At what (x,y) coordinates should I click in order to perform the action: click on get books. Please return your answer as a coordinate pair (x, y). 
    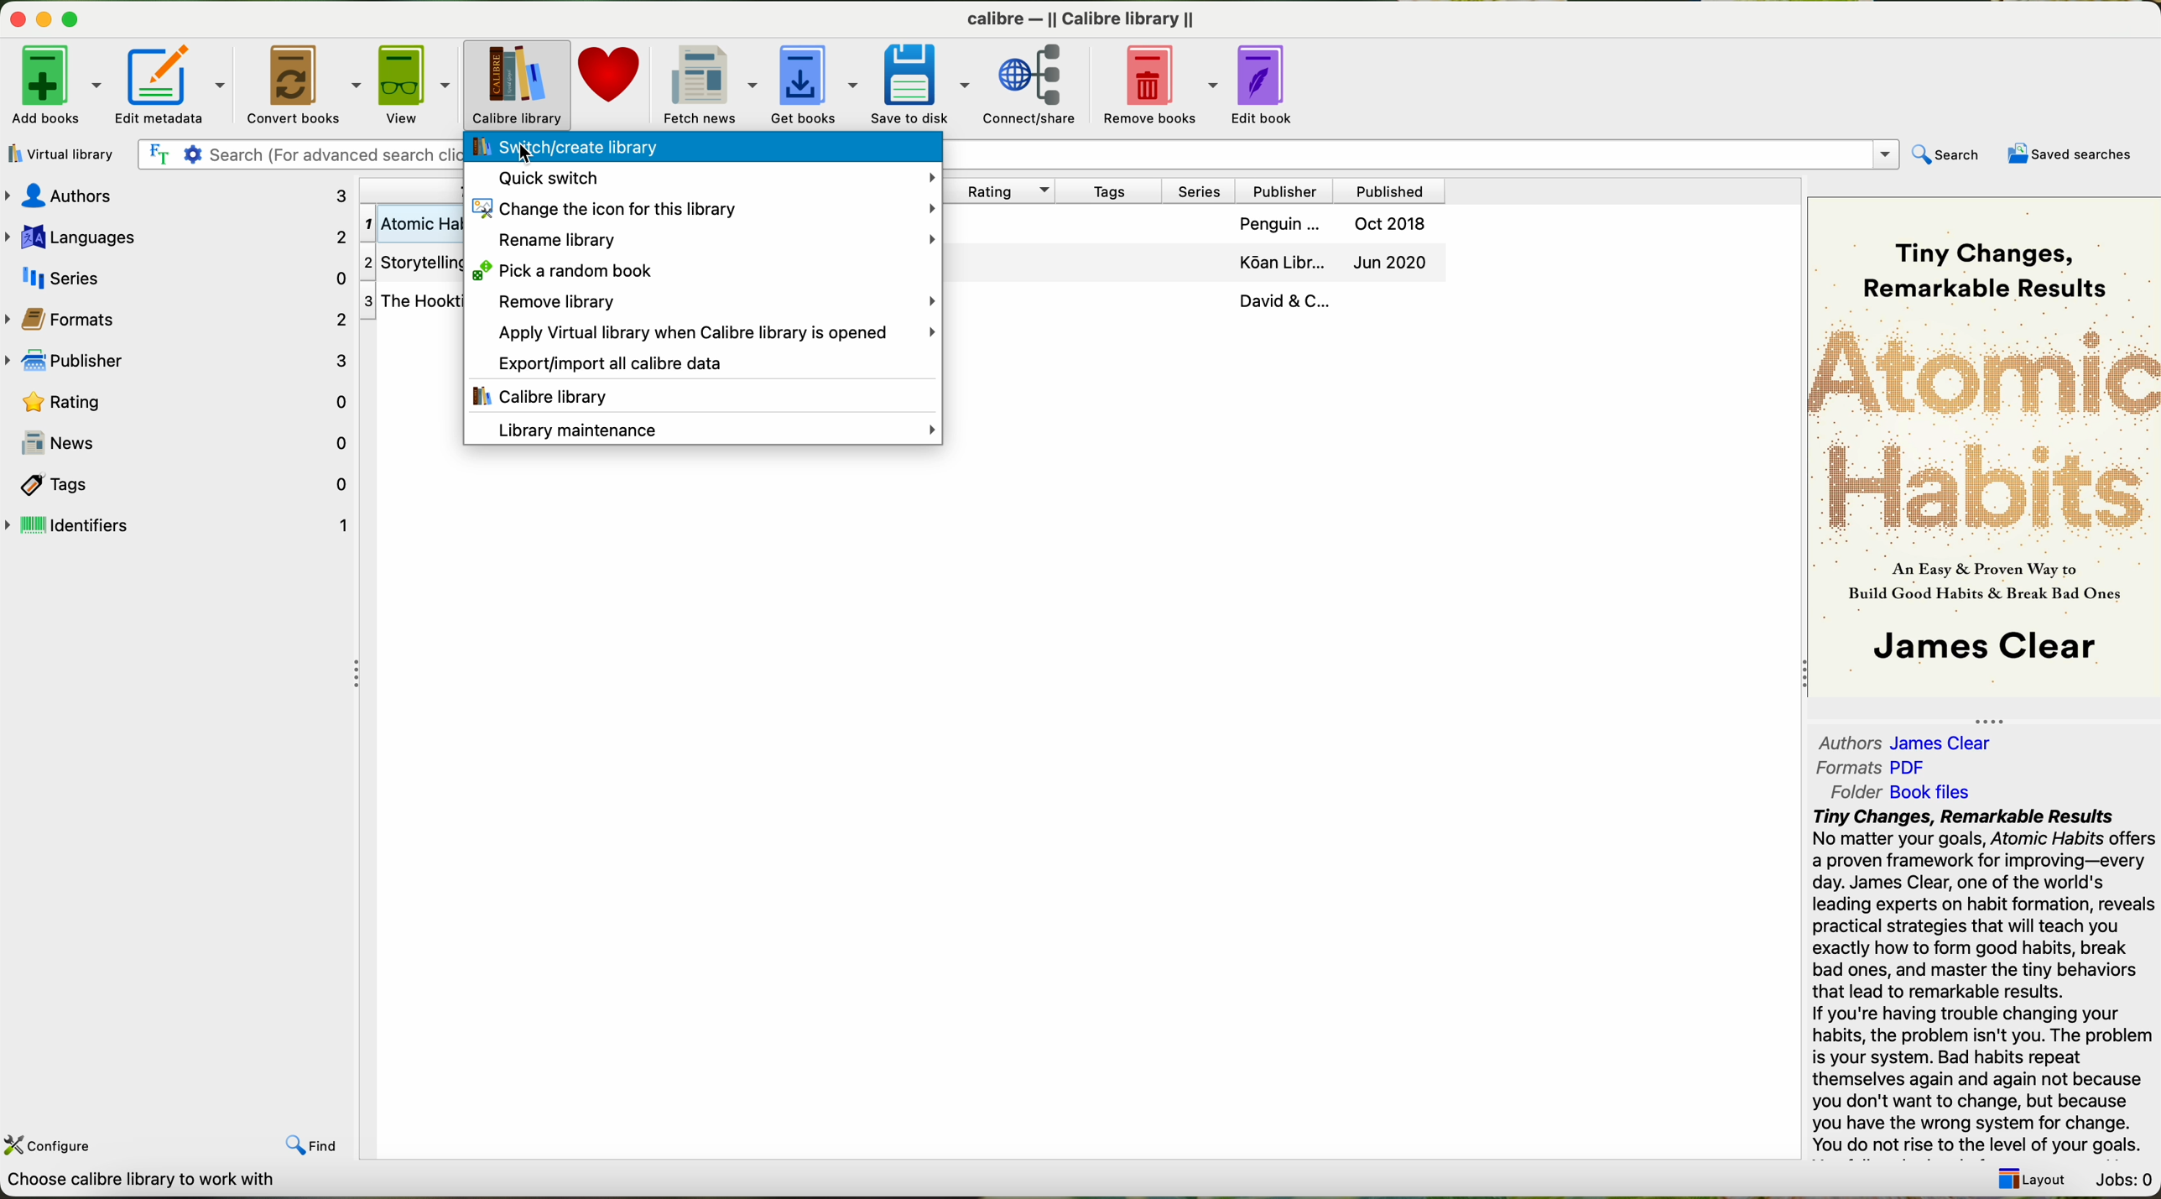
    Looking at the image, I should click on (813, 83).